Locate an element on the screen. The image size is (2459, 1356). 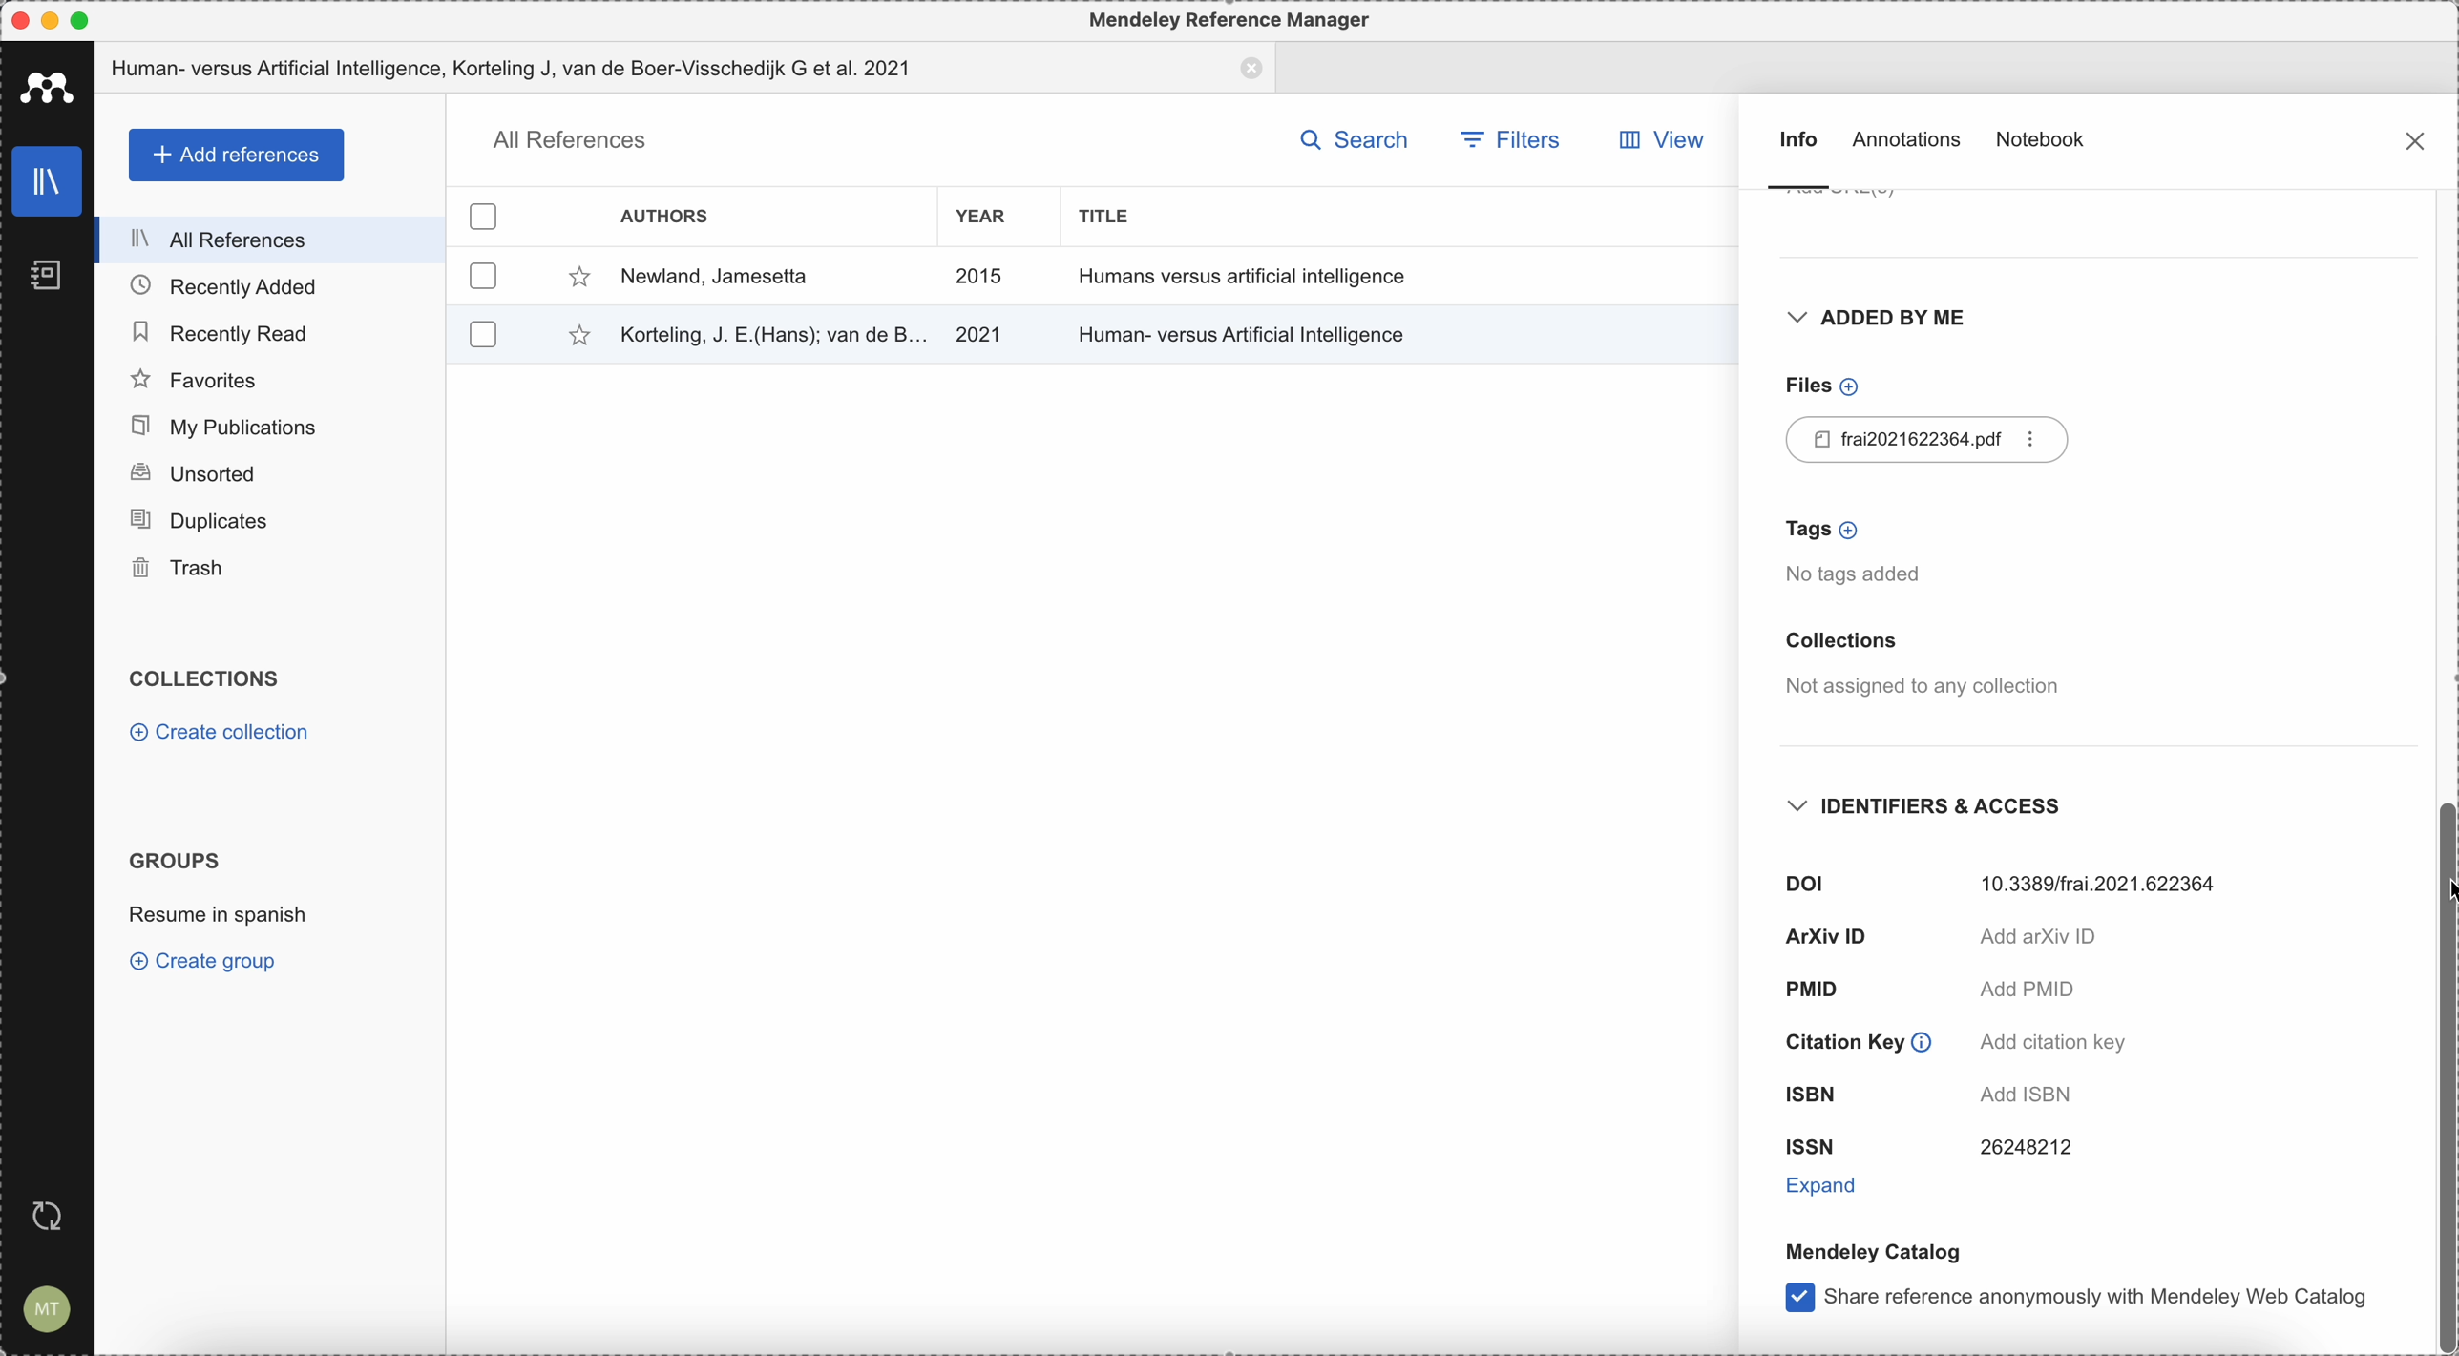
recently read is located at coordinates (269, 330).